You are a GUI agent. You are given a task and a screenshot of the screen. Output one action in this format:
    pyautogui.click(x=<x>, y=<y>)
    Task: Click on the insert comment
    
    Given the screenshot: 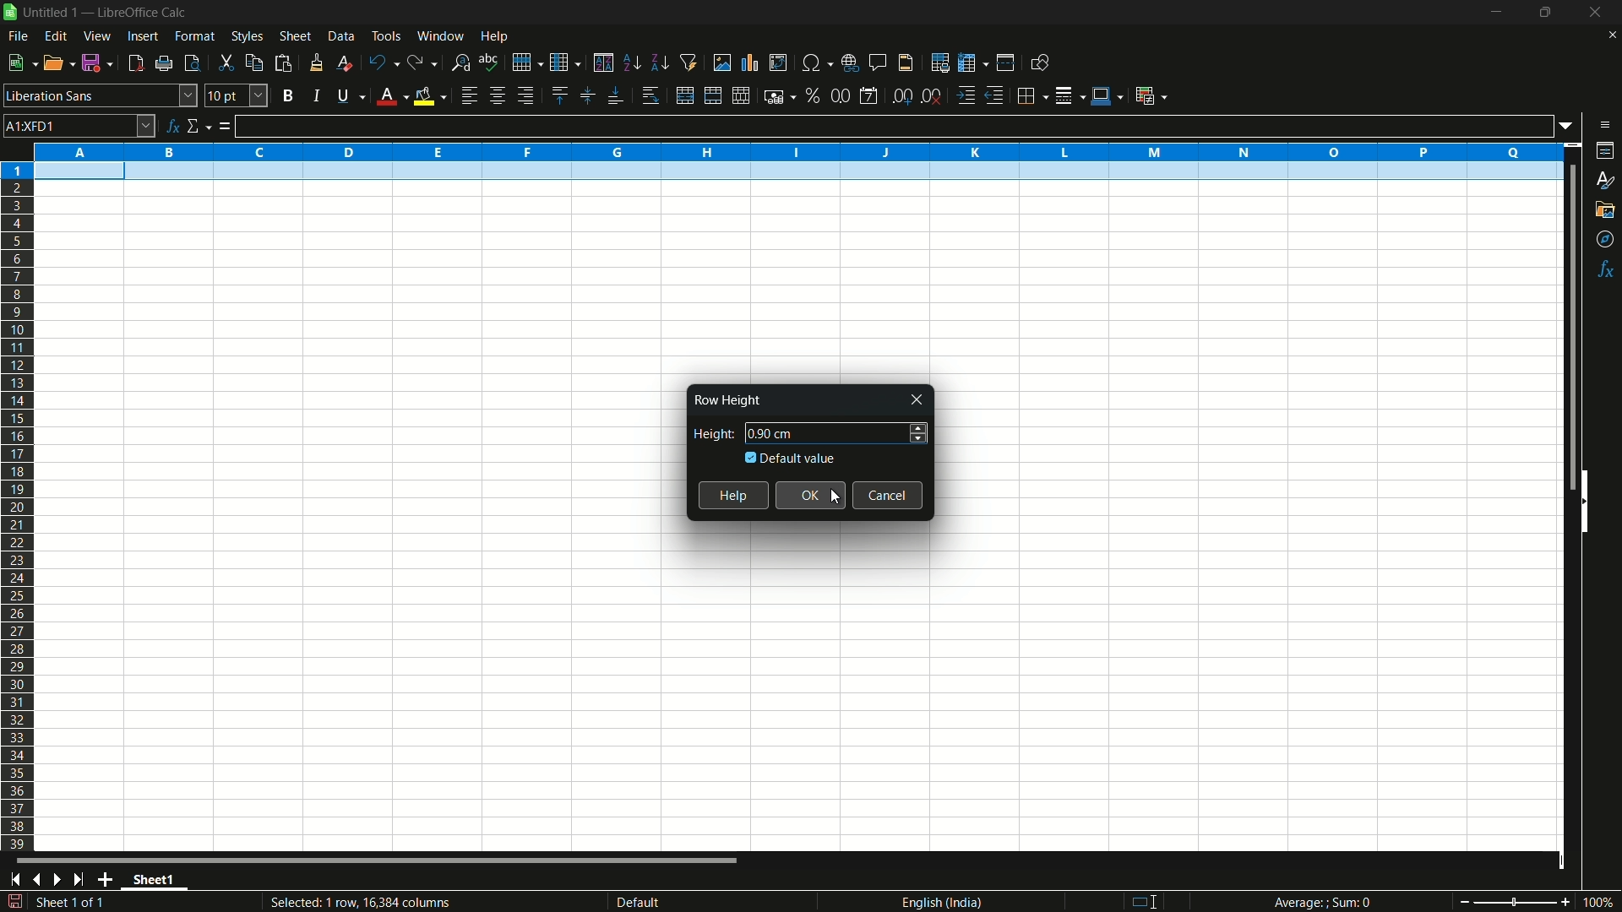 What is the action you would take?
    pyautogui.click(x=879, y=62)
    